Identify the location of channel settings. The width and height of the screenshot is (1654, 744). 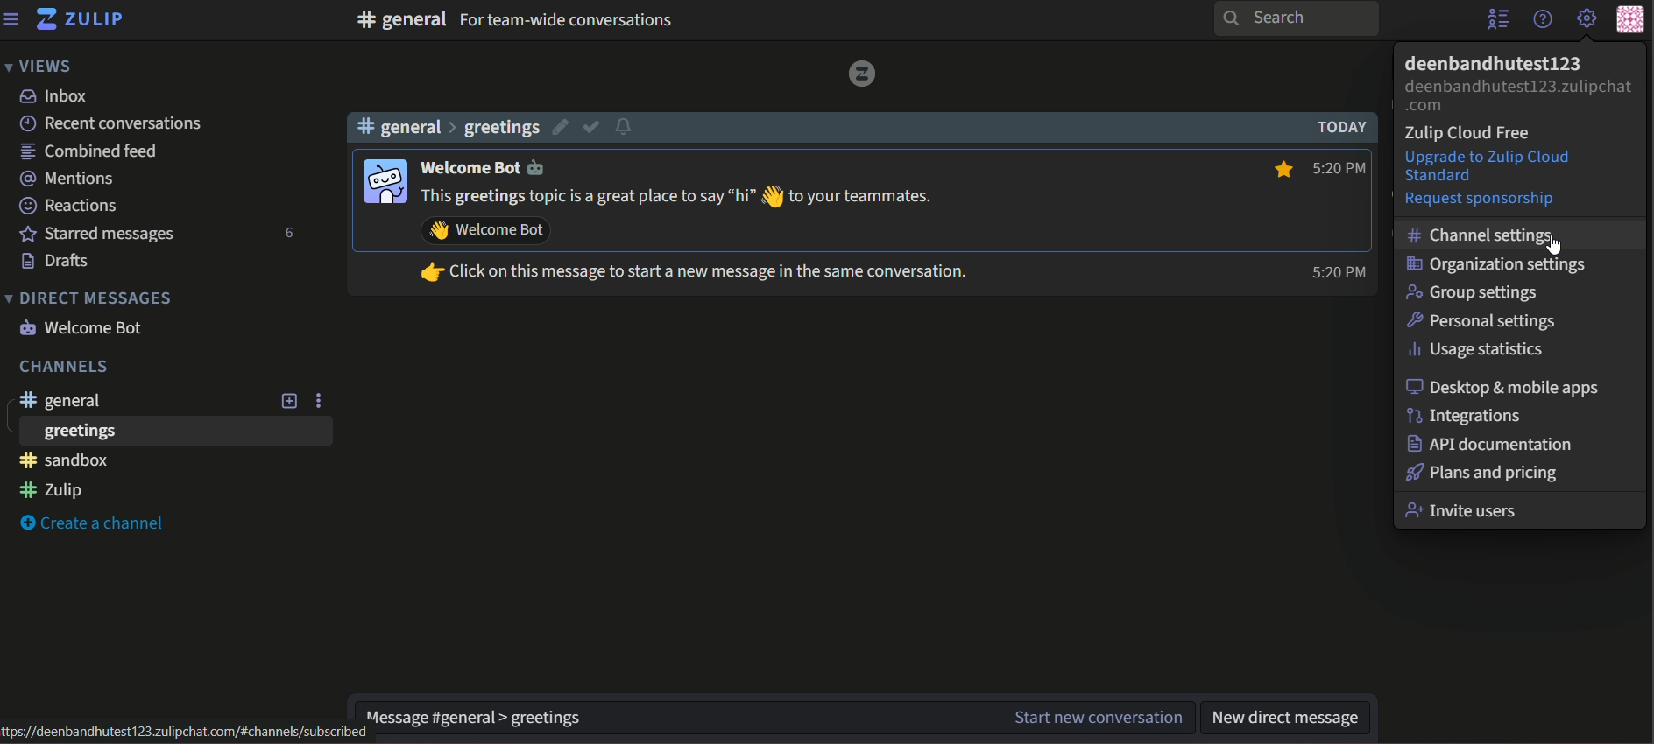
(1484, 235).